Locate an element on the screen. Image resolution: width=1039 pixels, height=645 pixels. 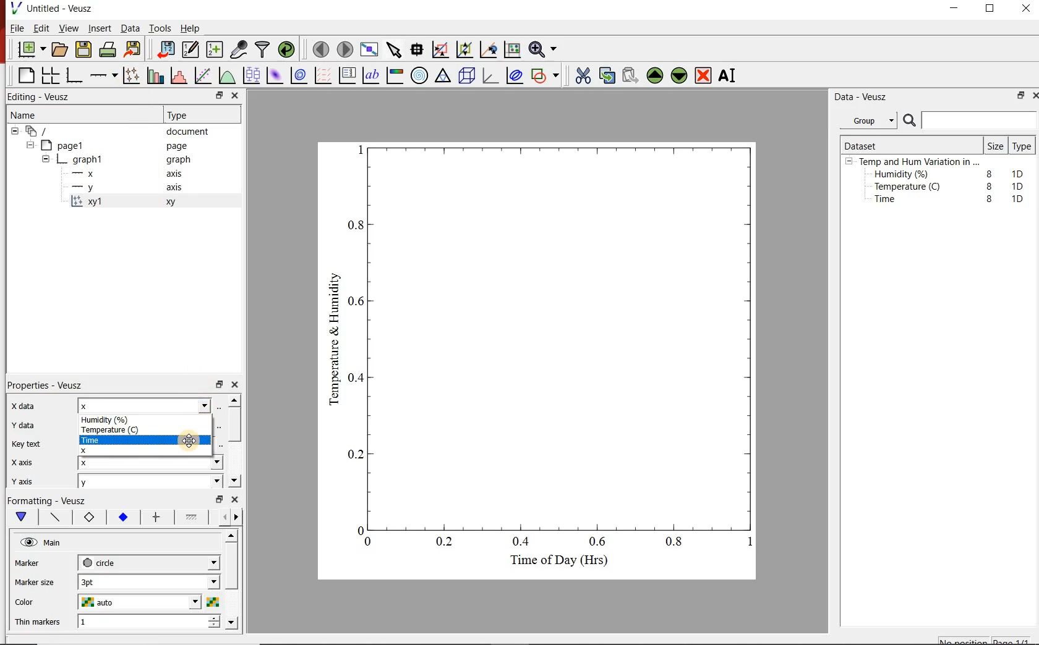
hide sub menu is located at coordinates (46, 158).